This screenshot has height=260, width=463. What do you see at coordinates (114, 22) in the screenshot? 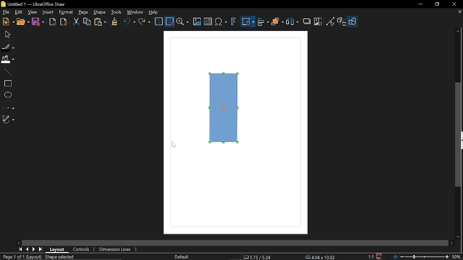
I see `Clone` at bounding box center [114, 22].